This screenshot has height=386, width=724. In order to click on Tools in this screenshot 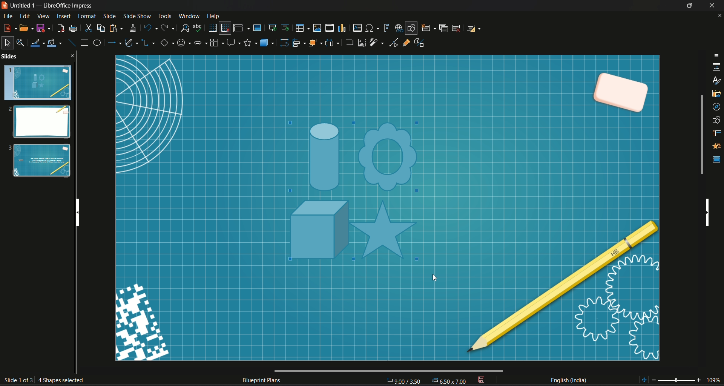, I will do `click(164, 15)`.